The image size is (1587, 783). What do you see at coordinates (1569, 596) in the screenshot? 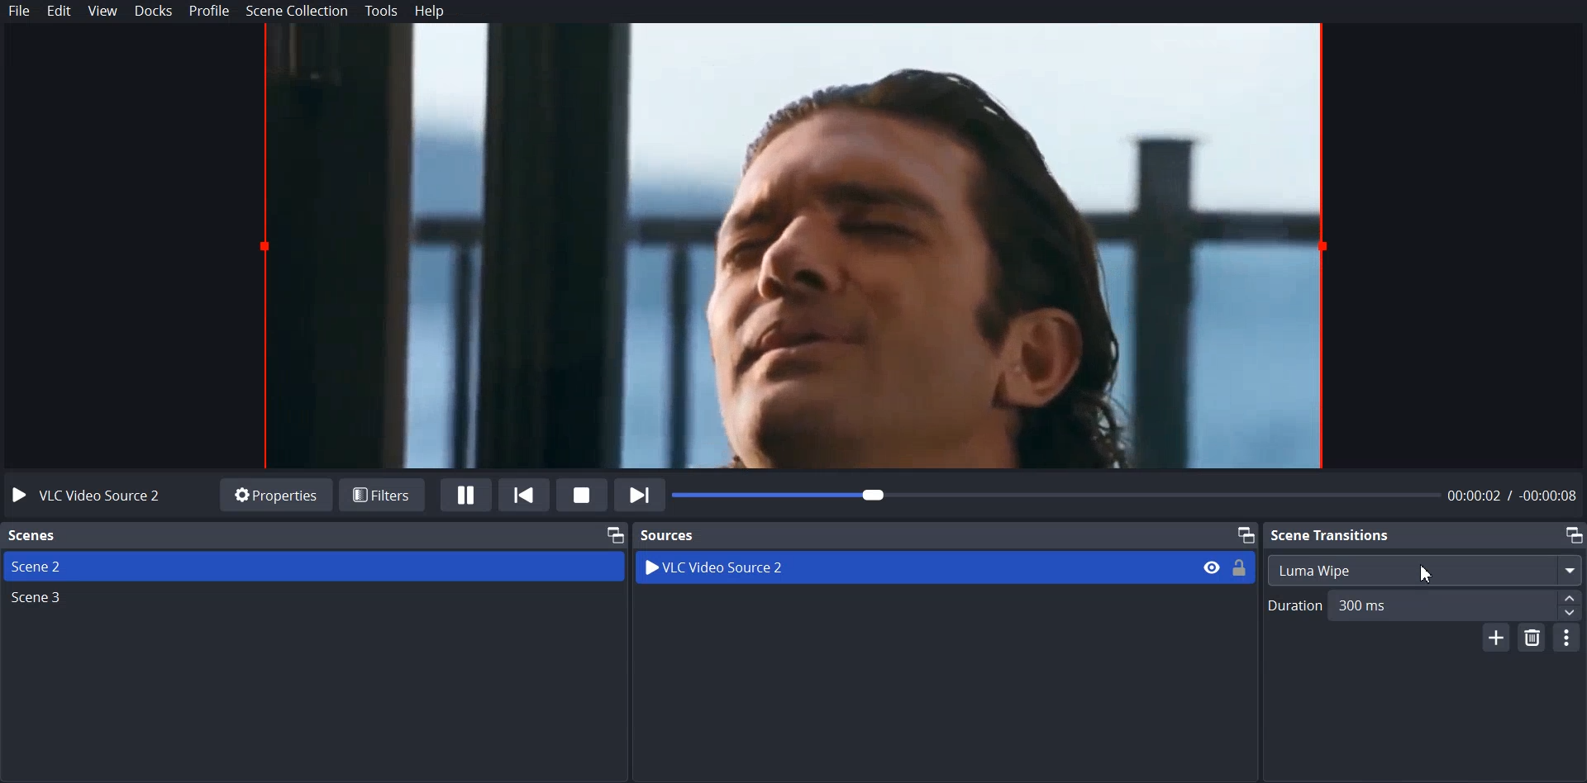
I see `Up` at bounding box center [1569, 596].